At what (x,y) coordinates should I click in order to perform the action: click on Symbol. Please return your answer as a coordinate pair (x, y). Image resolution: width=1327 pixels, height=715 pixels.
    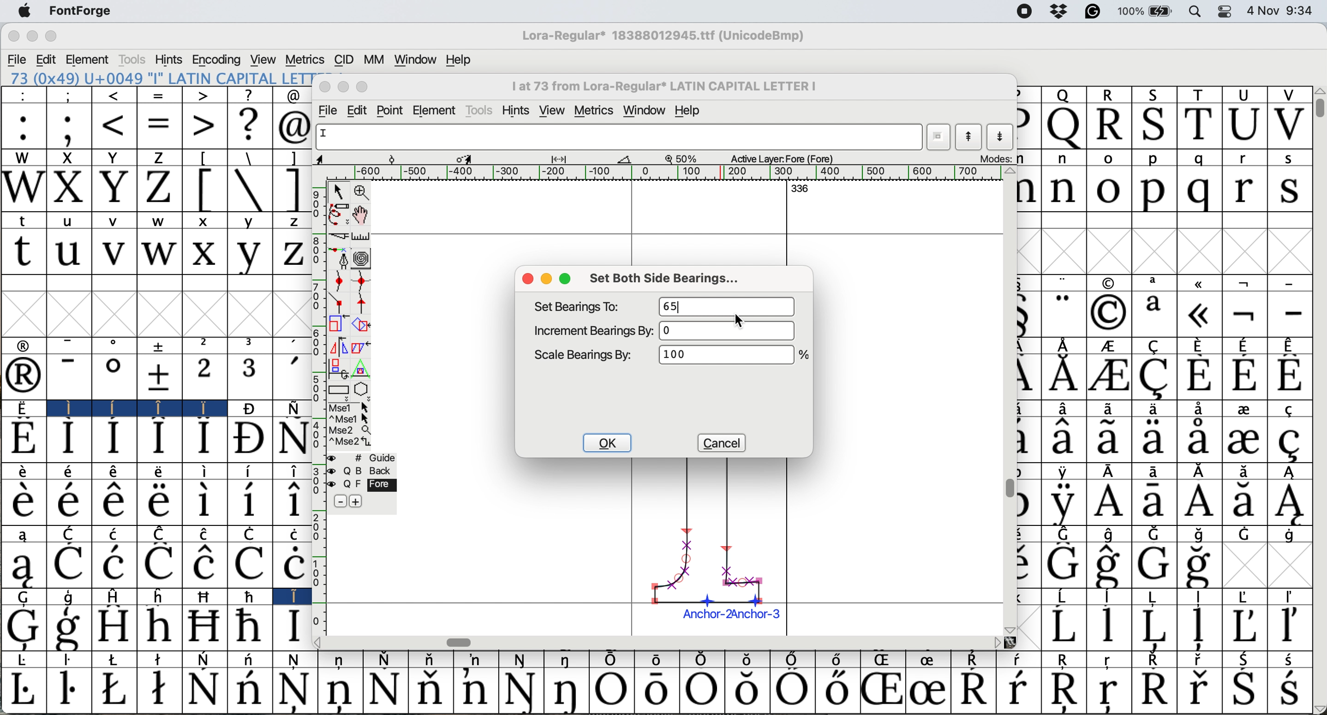
    Looking at the image, I should click on (976, 689).